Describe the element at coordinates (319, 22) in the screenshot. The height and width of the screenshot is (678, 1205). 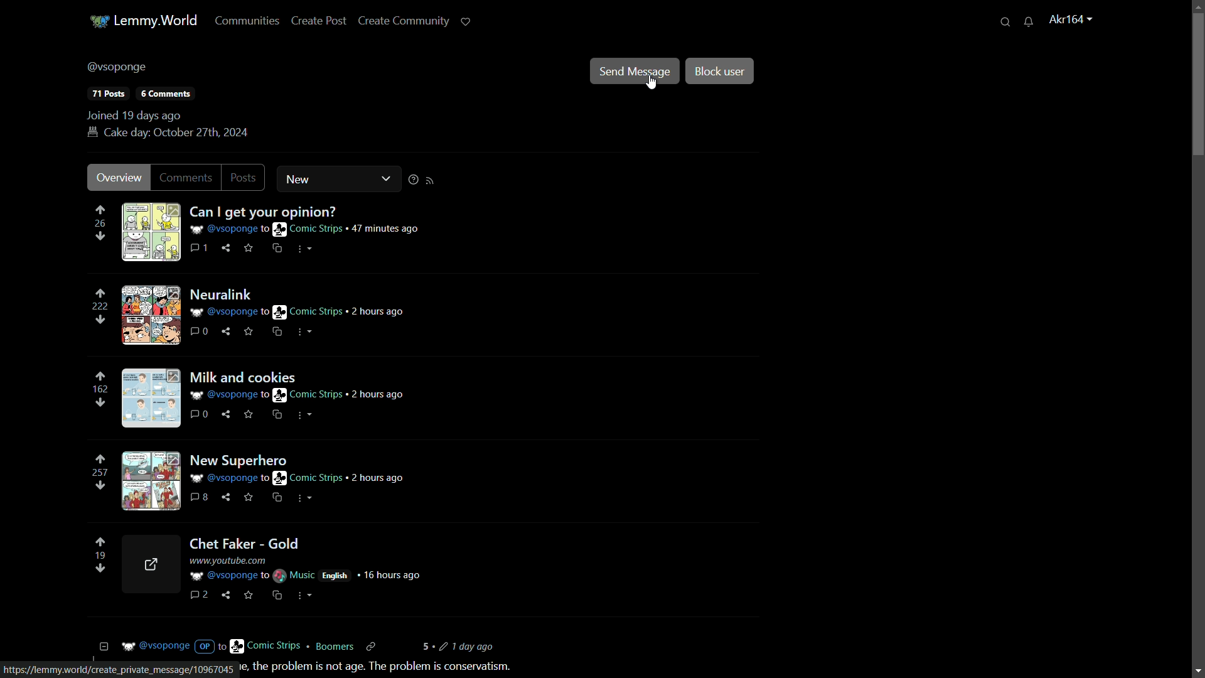
I see `create post` at that location.